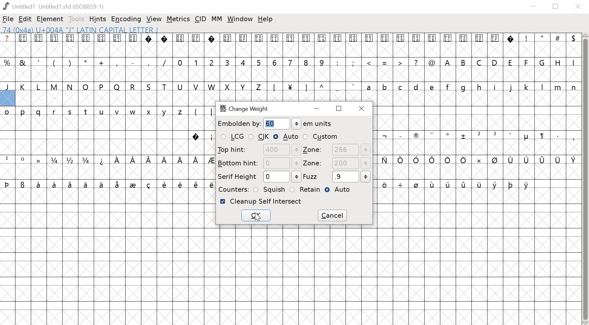  I want to click on FILE, so click(8, 19).